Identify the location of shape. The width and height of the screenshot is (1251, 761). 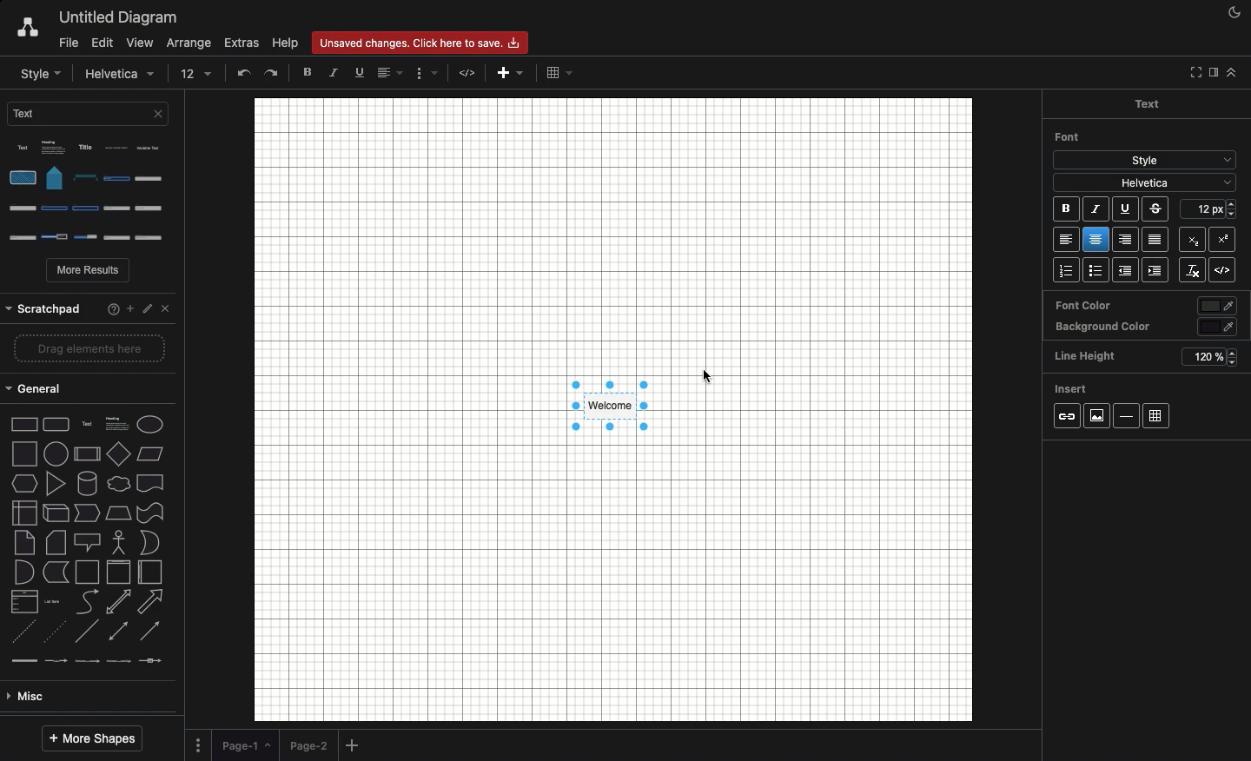
(89, 391).